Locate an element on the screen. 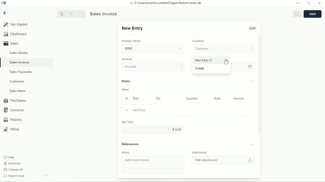 The image size is (325, 182). Sales items is located at coordinates (17, 91).